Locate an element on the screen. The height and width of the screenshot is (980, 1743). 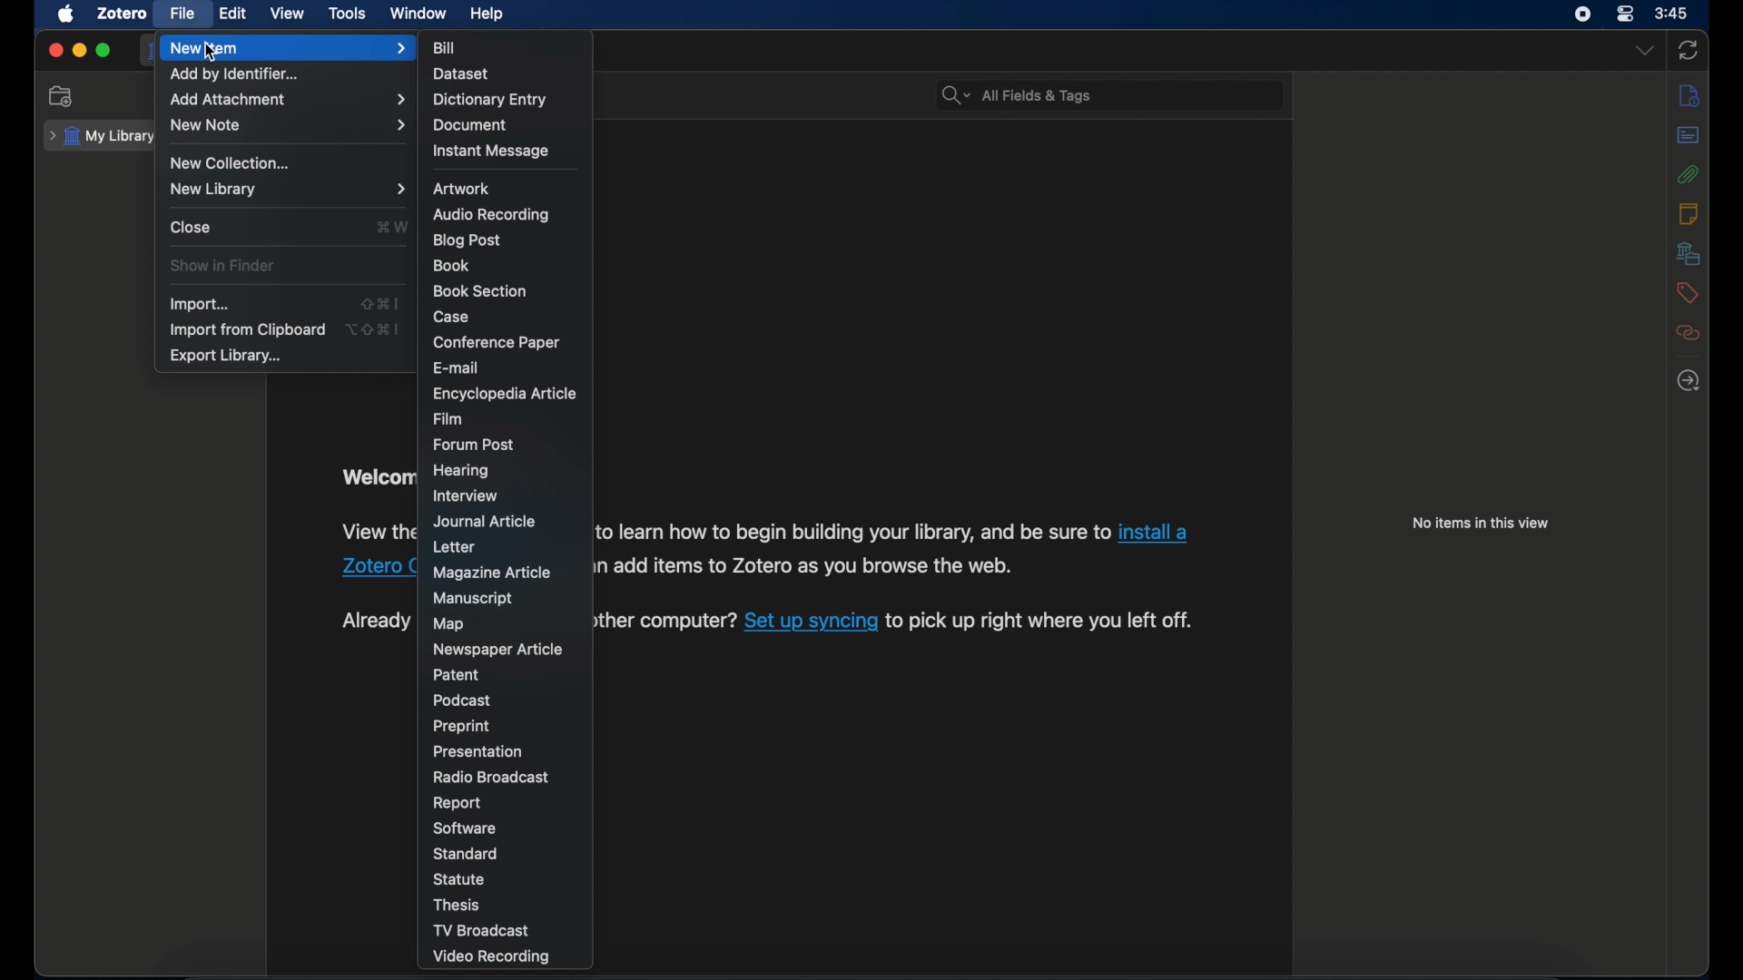
magazine article is located at coordinates (492, 573).